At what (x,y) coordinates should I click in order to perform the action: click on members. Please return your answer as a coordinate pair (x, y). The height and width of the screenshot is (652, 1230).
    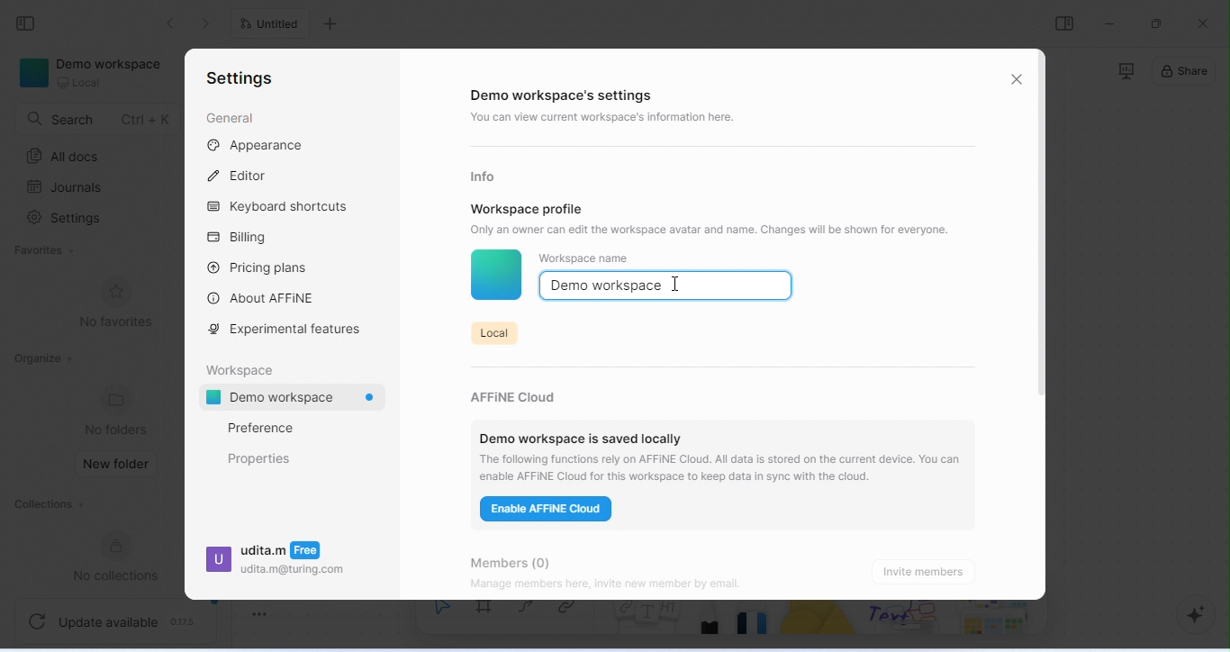
    Looking at the image, I should click on (523, 559).